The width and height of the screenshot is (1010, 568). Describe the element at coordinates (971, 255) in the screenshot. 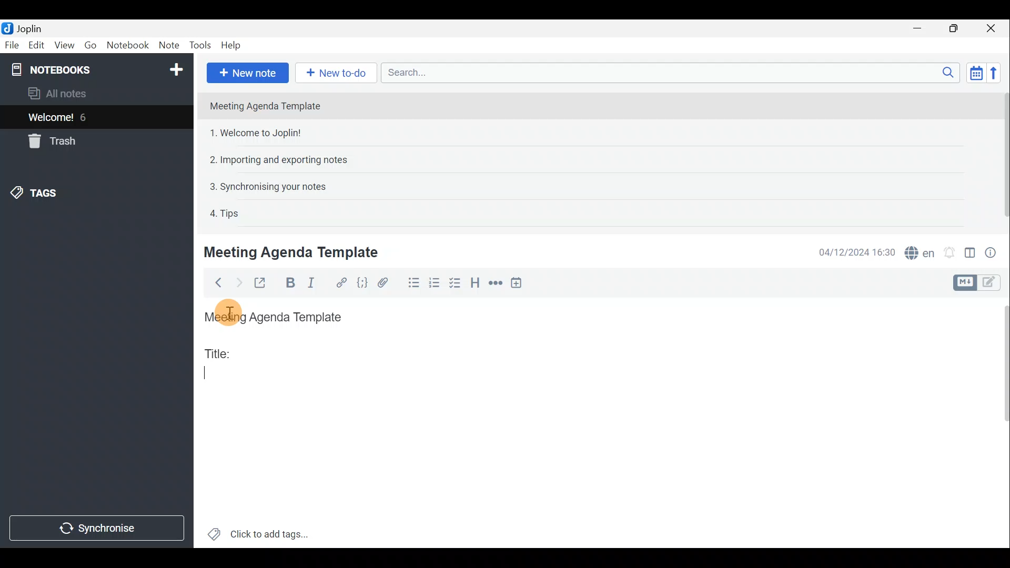

I see `Toggle editor layout` at that location.